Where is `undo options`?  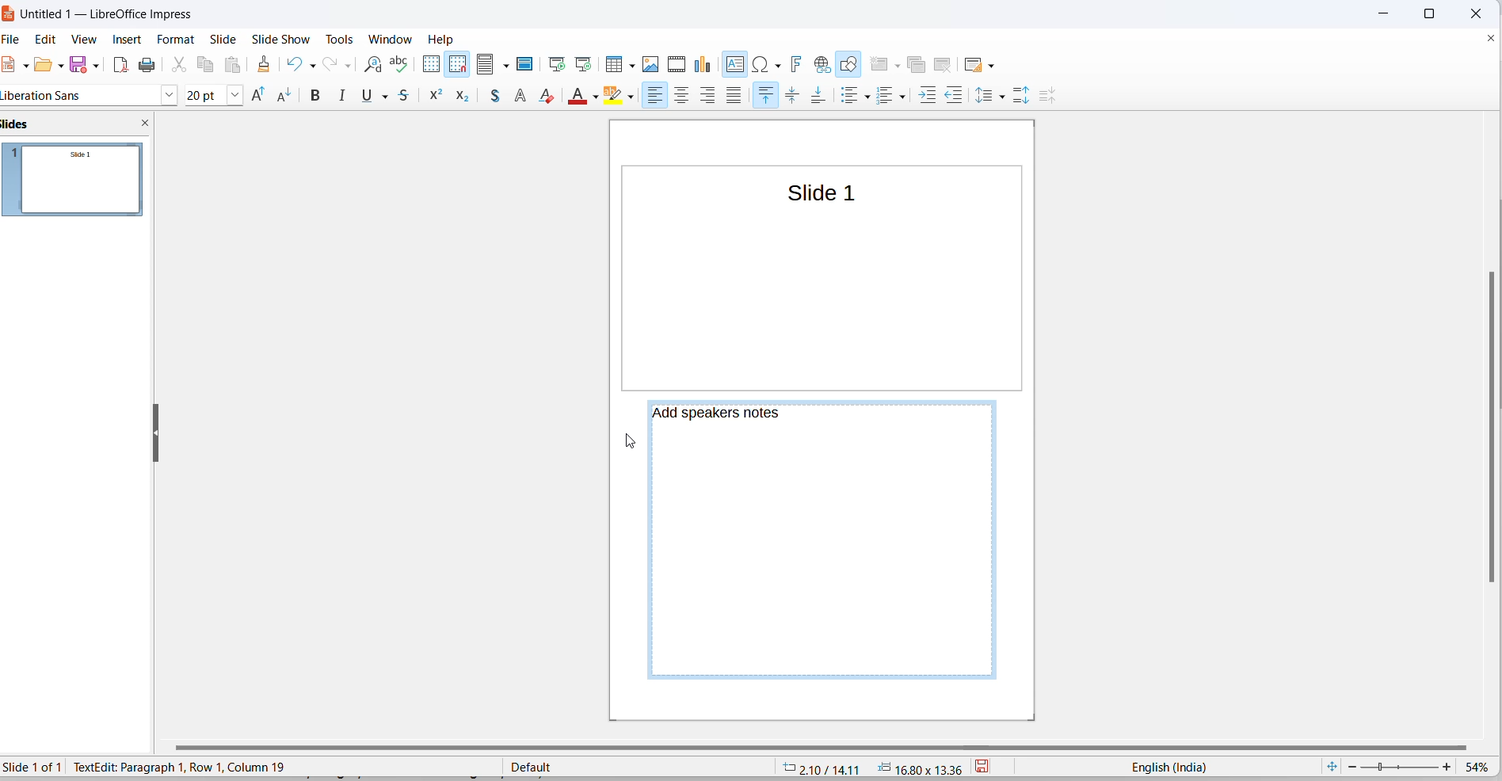
undo options is located at coordinates (312, 65).